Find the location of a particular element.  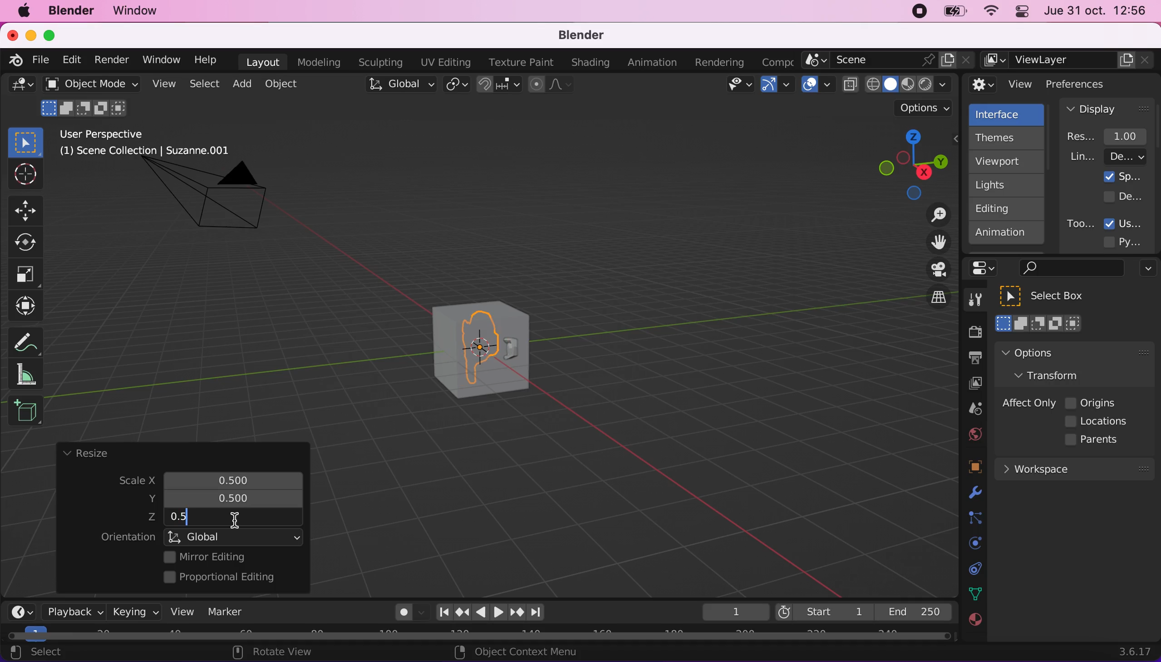

wifi is located at coordinates (988, 13).